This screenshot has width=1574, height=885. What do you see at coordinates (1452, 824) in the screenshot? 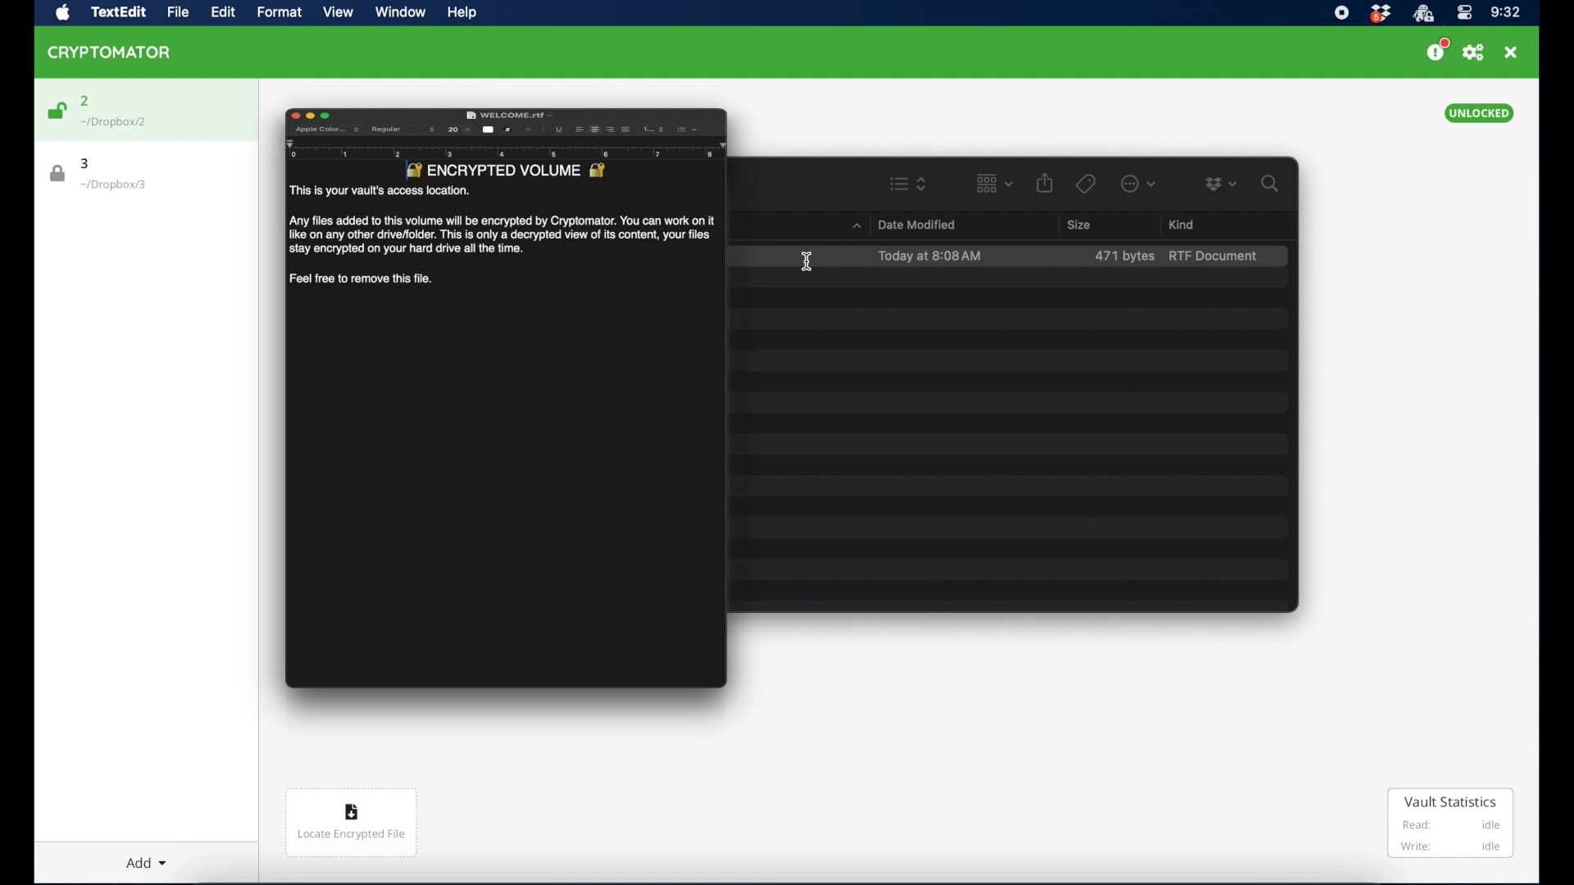
I see `vault statistics` at bounding box center [1452, 824].